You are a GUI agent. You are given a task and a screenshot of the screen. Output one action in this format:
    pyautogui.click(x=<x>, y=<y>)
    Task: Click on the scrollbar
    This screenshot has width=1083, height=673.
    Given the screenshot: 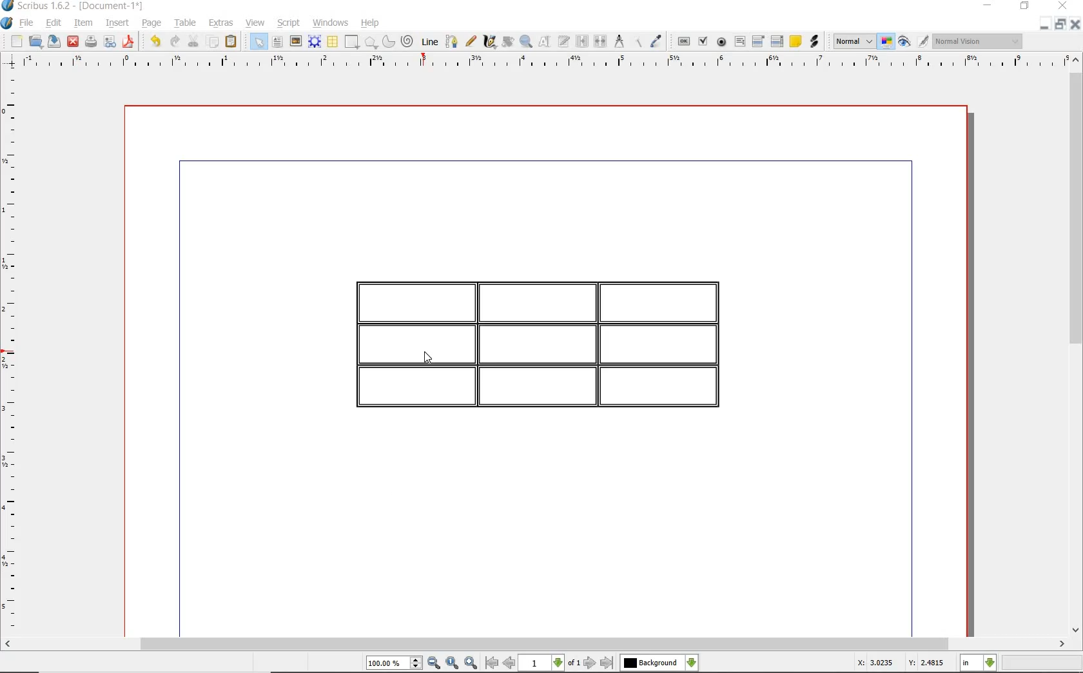 What is the action you would take?
    pyautogui.click(x=1077, y=343)
    